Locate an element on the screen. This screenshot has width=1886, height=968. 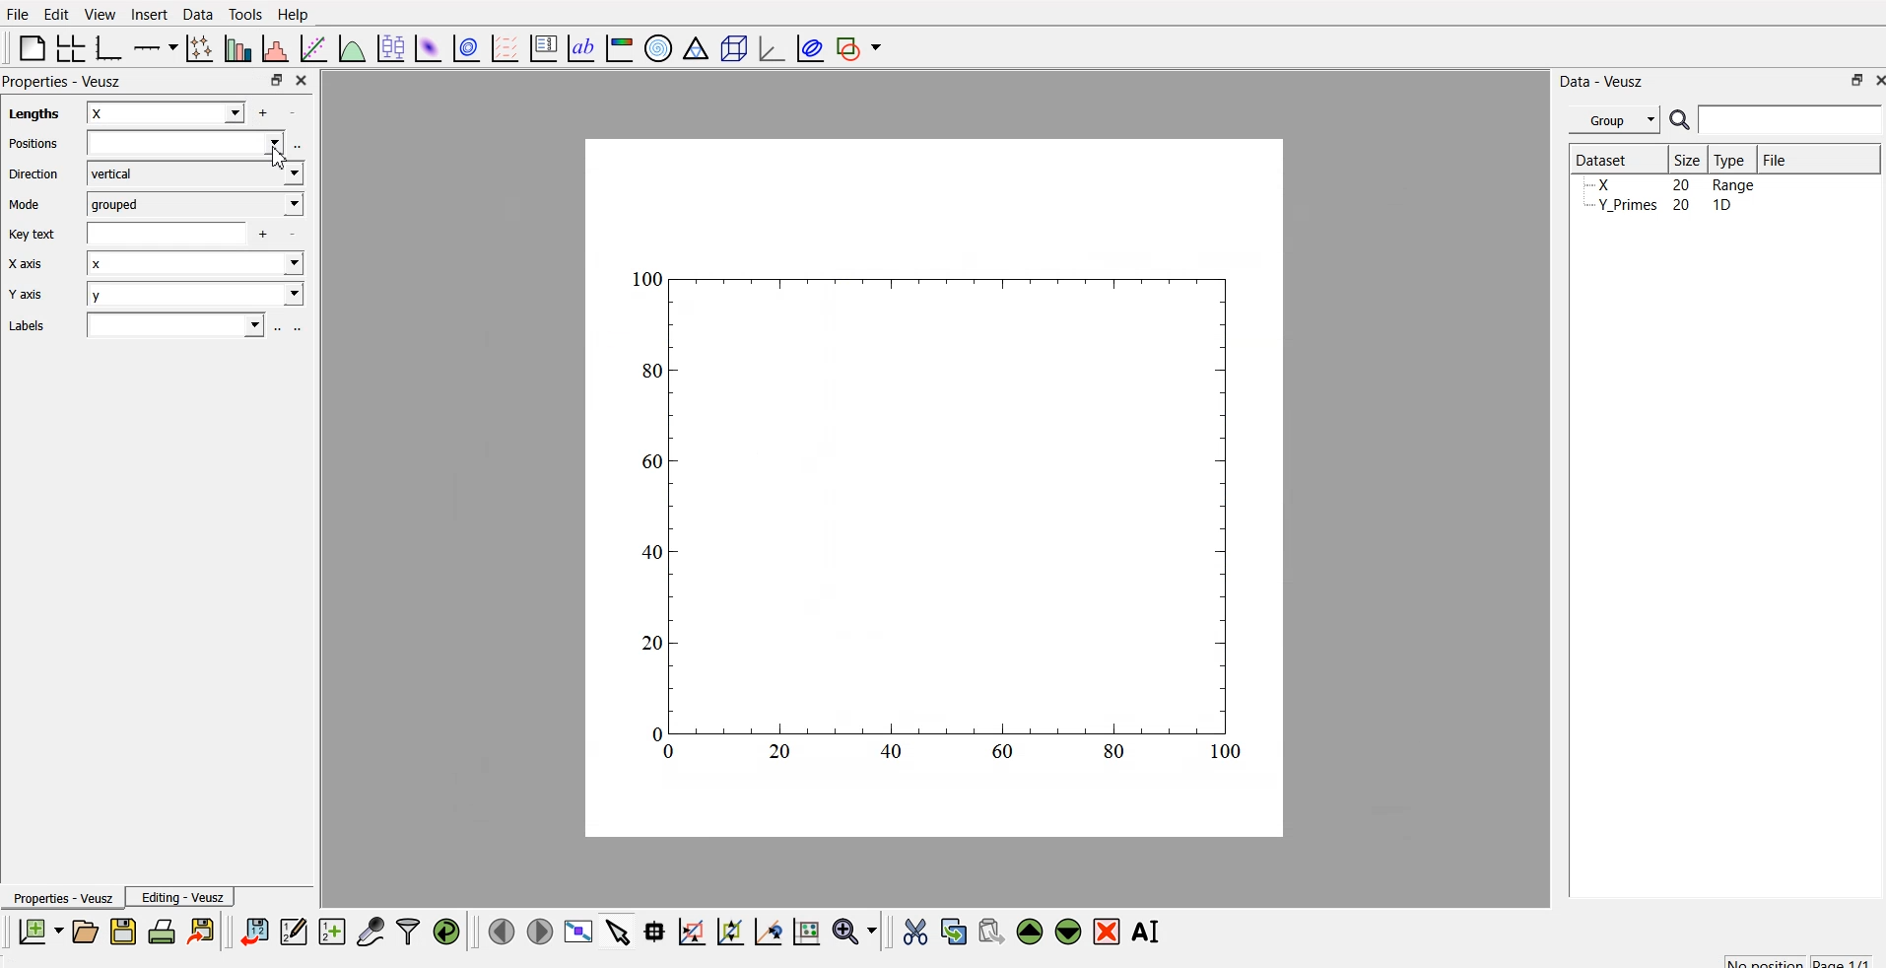
editor is located at coordinates (295, 931).